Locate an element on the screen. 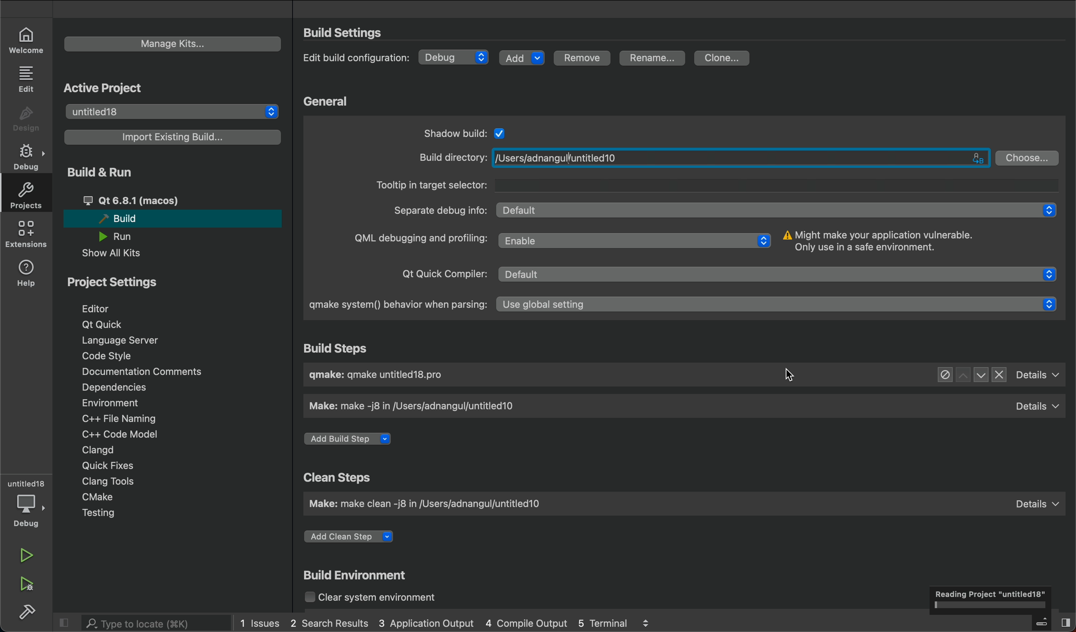  2 Search Results is located at coordinates (328, 622).